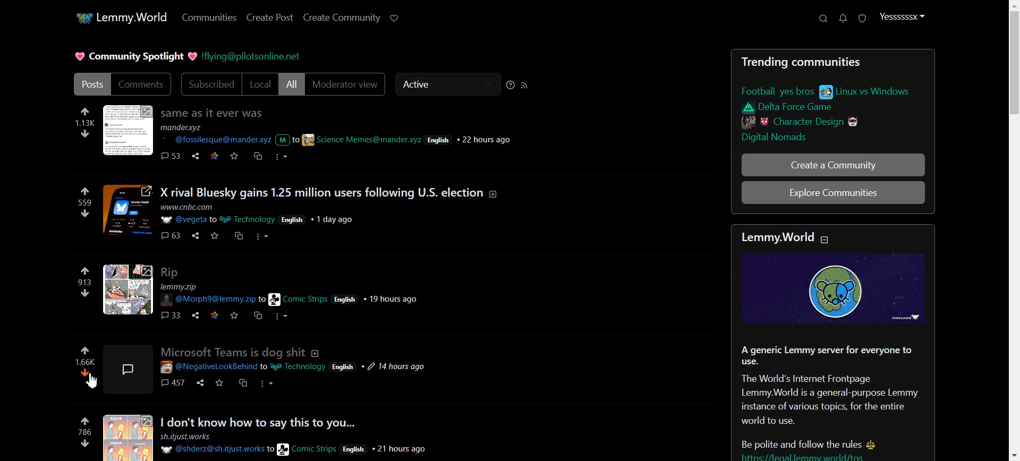 This screenshot has width=1020, height=461. Describe the element at coordinates (347, 84) in the screenshot. I see `Moderator View` at that location.